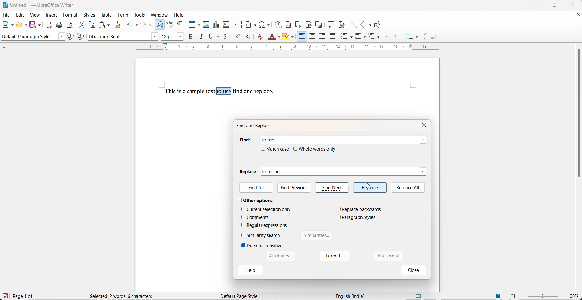 This screenshot has width=582, height=300. I want to click on help, so click(181, 14).